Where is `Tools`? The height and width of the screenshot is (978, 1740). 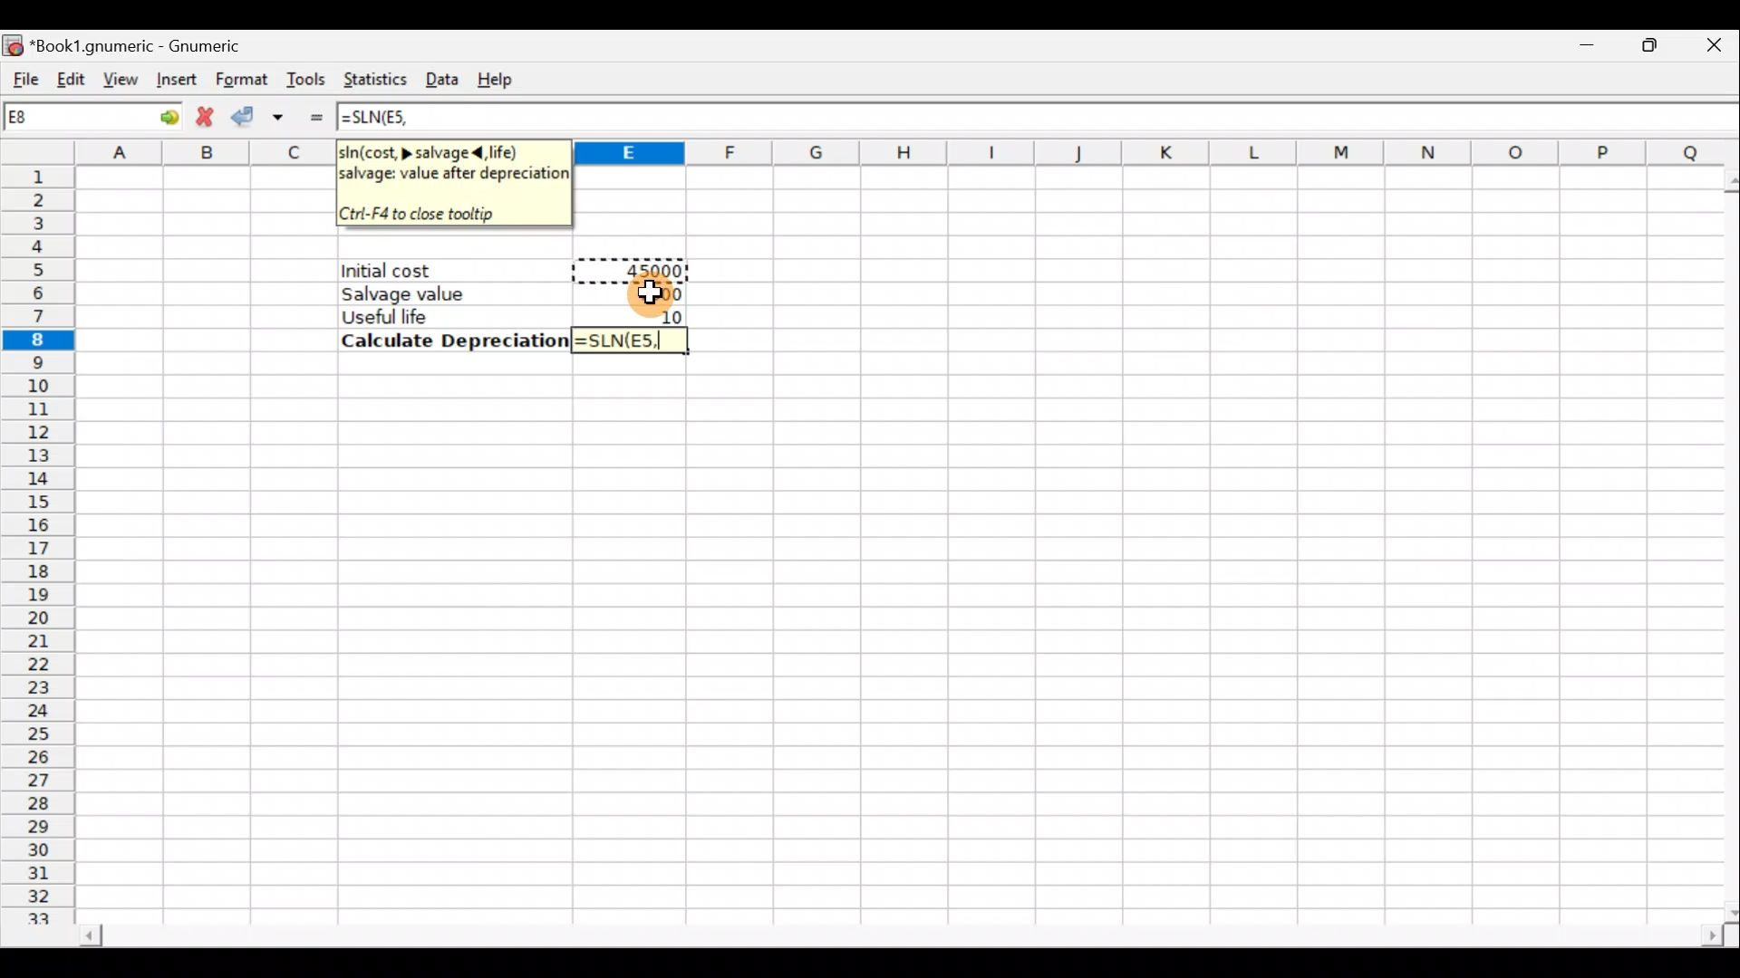 Tools is located at coordinates (308, 78).